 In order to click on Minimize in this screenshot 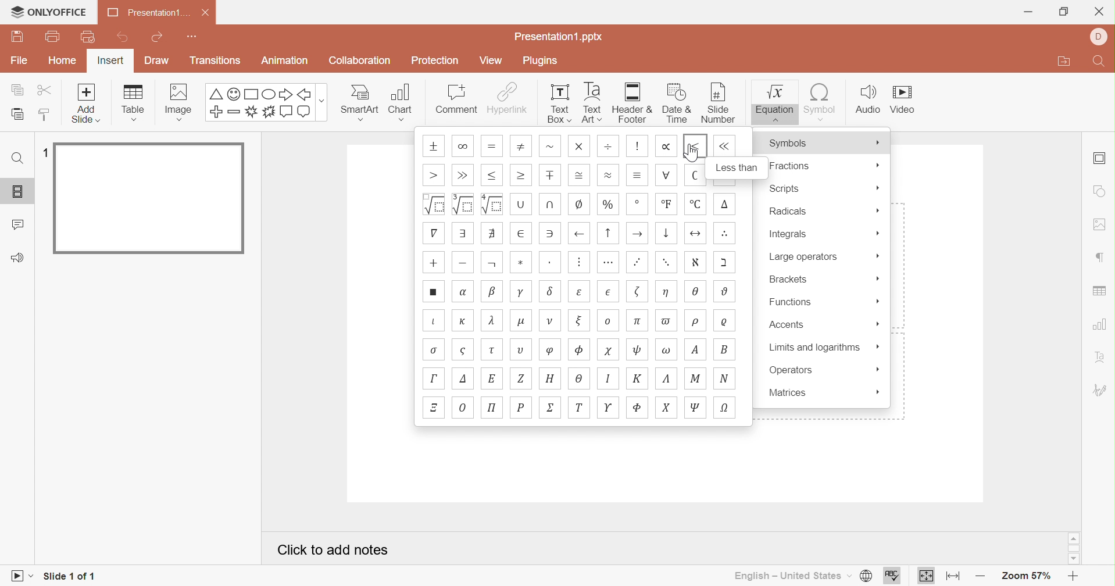, I will do `click(1029, 10)`.